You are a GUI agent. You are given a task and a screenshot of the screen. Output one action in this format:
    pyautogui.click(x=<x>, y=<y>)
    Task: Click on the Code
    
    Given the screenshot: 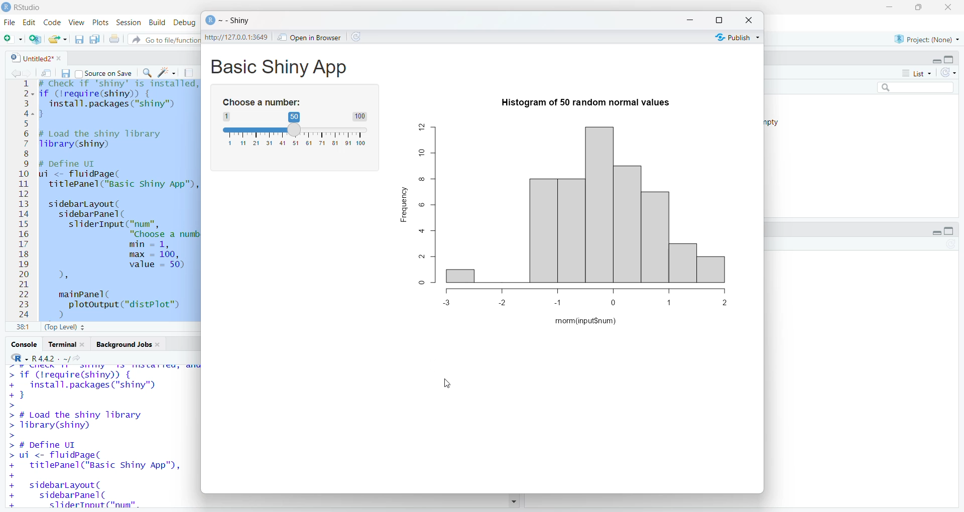 What is the action you would take?
    pyautogui.click(x=53, y=22)
    